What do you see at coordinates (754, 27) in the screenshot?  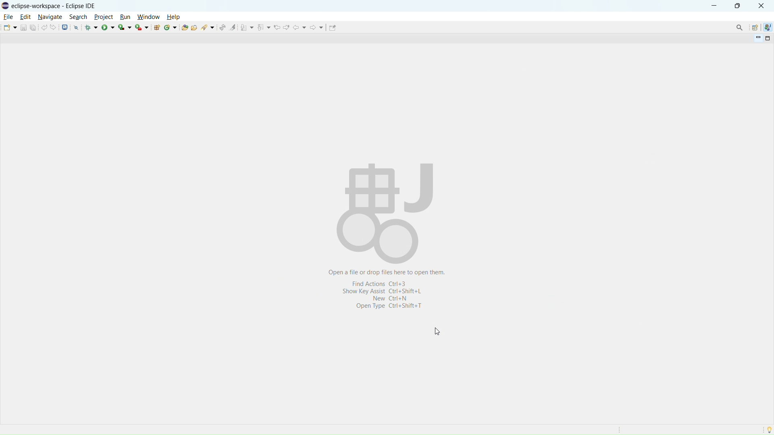 I see `open perspective` at bounding box center [754, 27].